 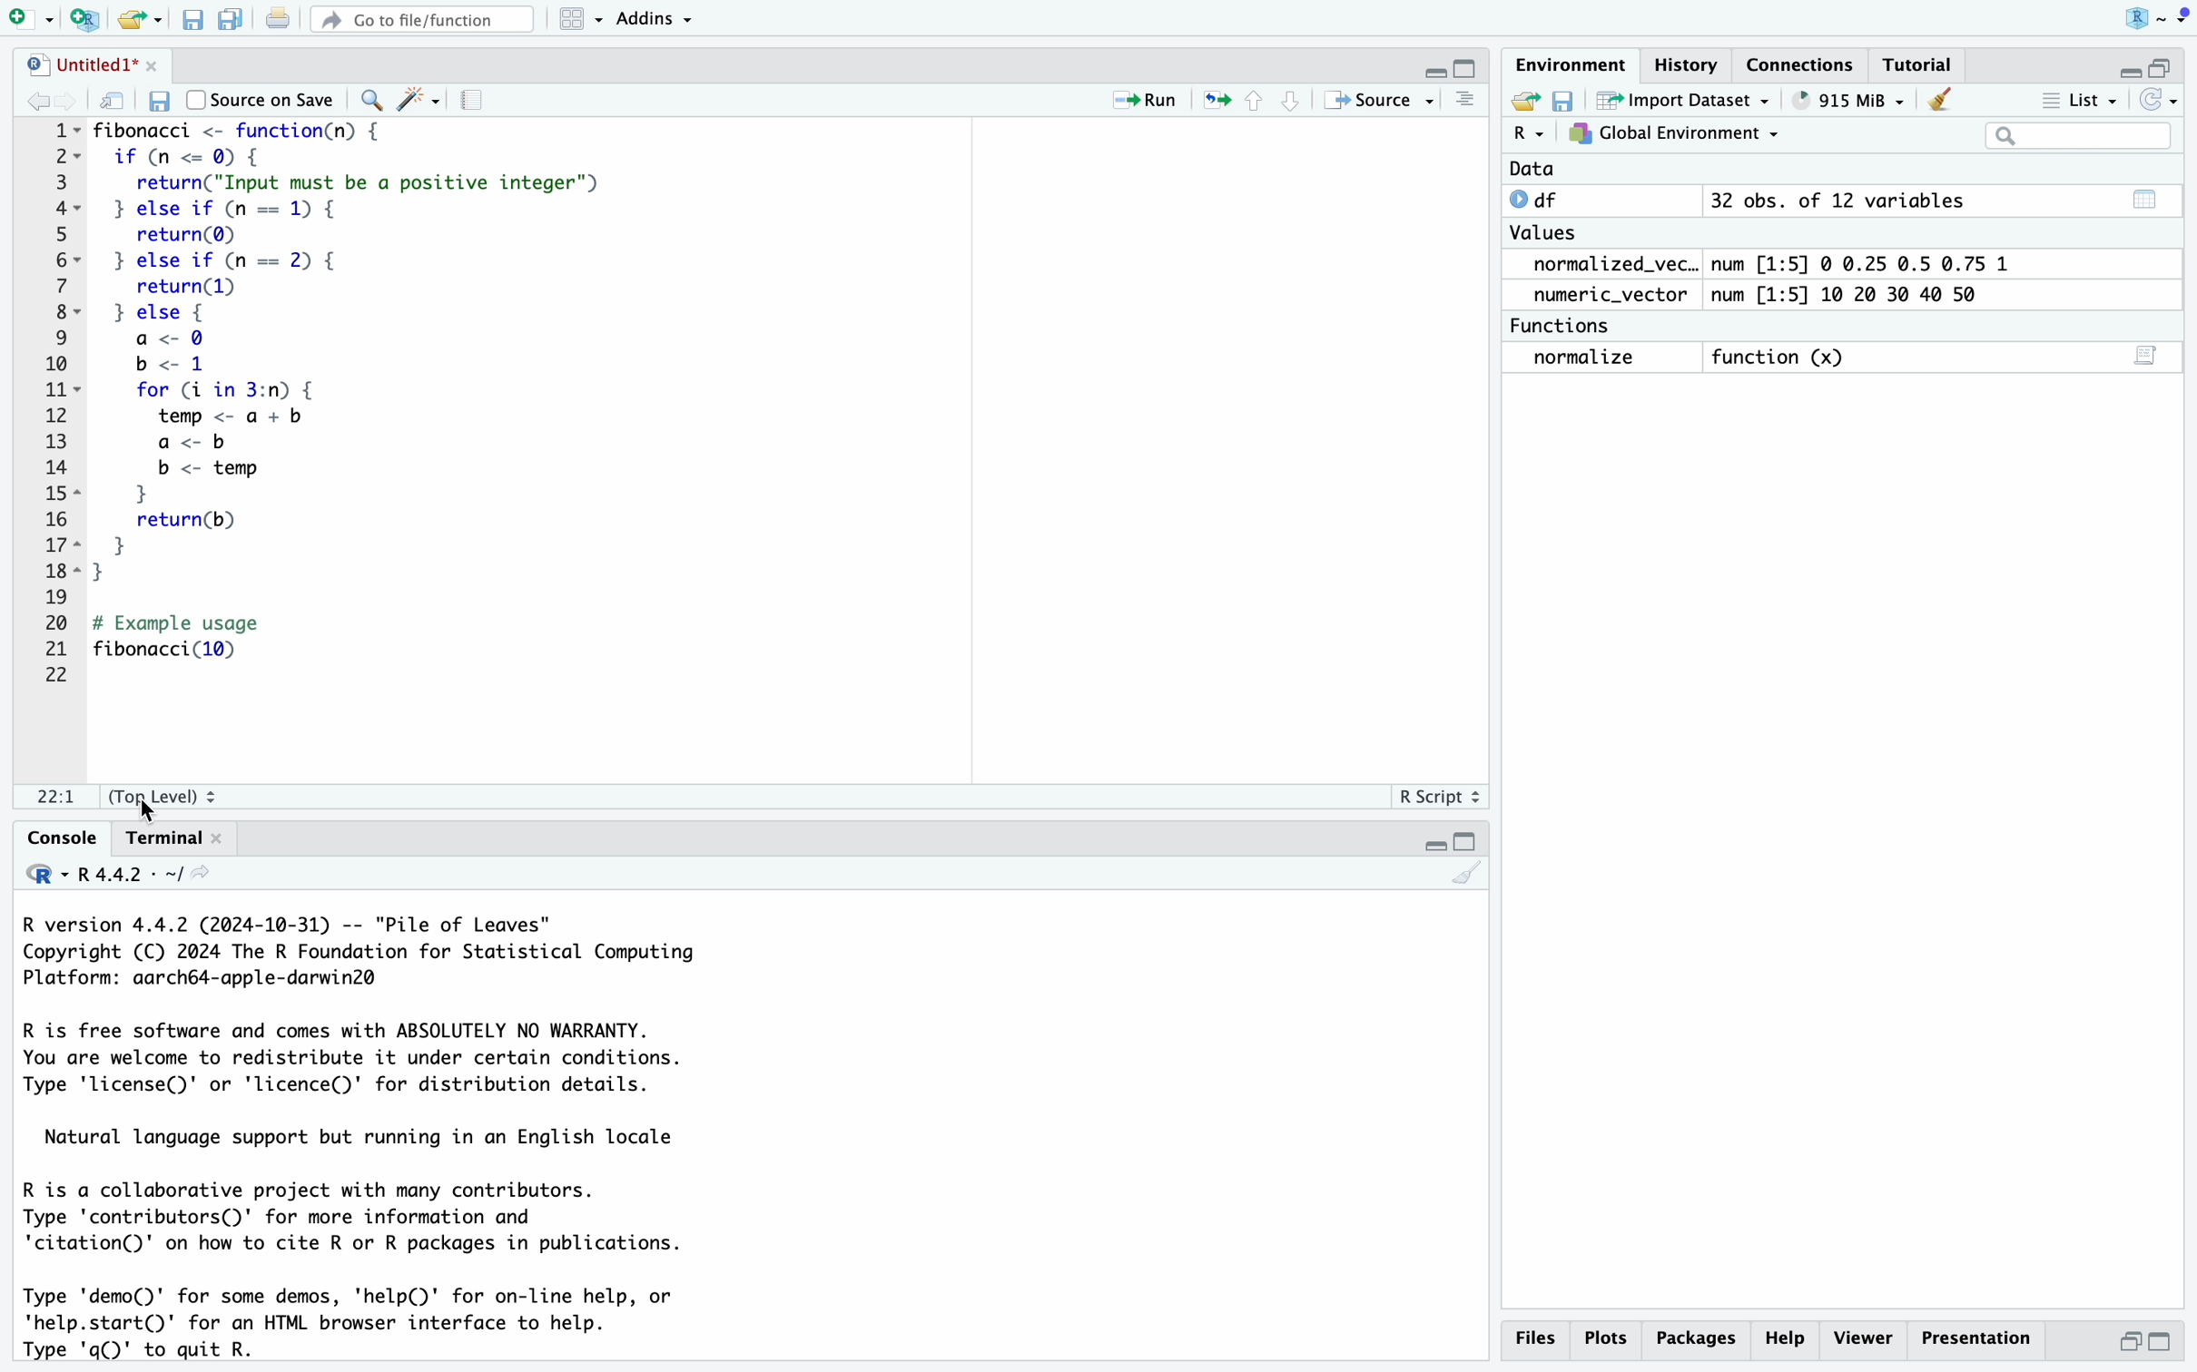 What do you see at coordinates (24, 101) in the screenshot?
I see `go back to the previous source location` at bounding box center [24, 101].